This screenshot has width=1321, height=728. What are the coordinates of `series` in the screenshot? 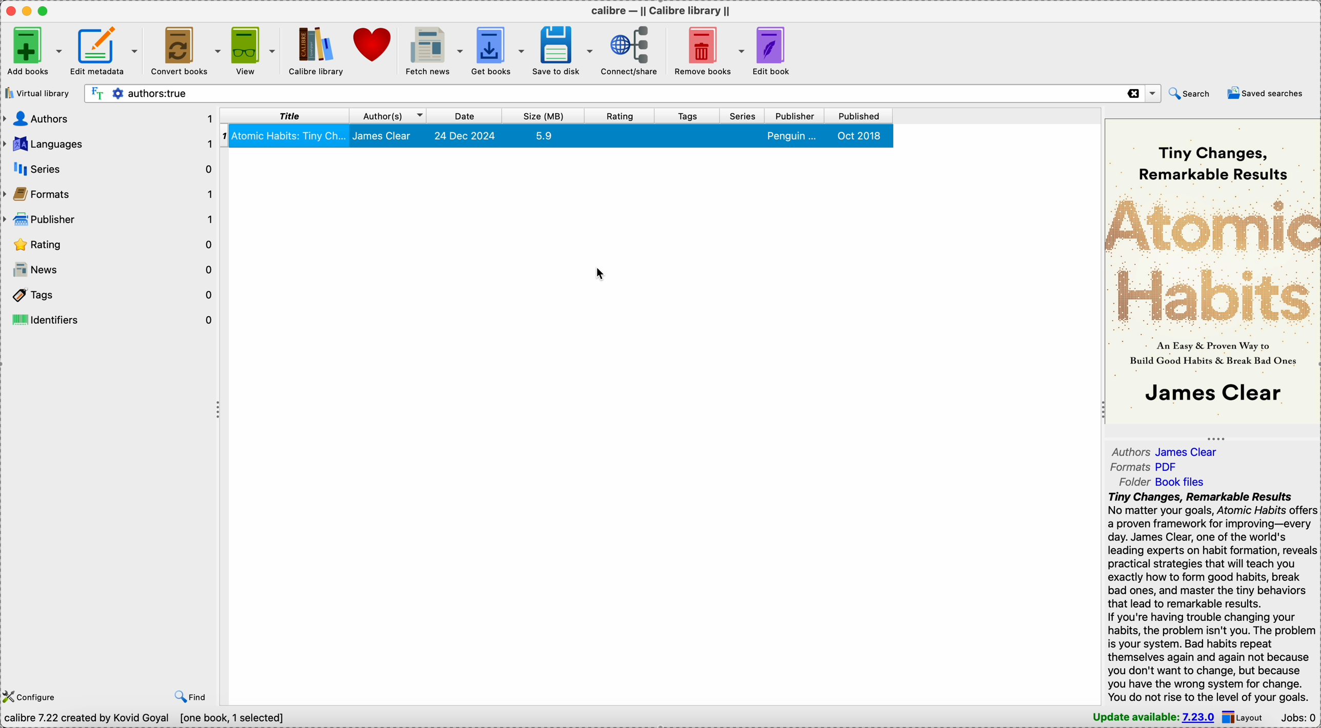 It's located at (740, 116).